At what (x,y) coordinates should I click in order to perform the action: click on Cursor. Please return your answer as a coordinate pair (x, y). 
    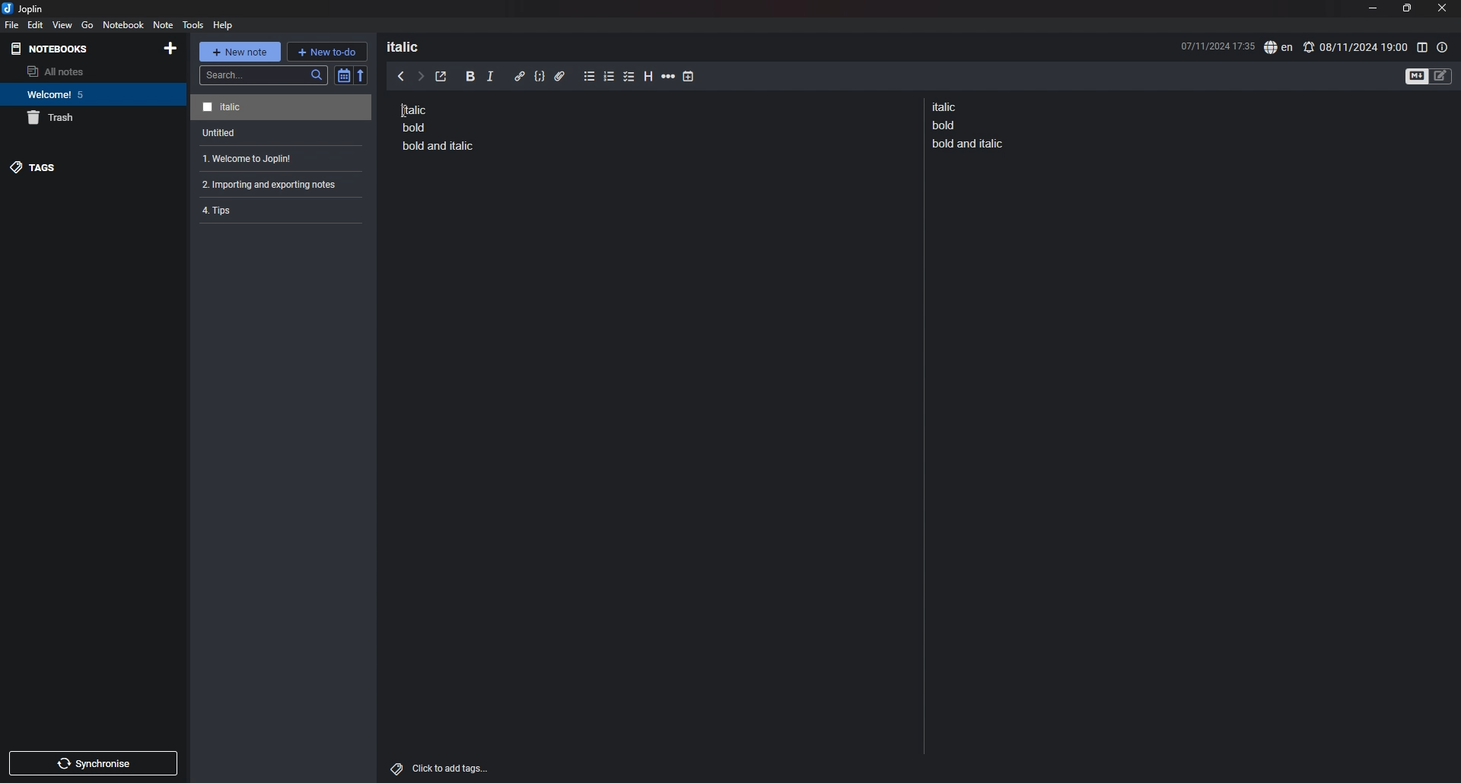
    Looking at the image, I should click on (401, 110).